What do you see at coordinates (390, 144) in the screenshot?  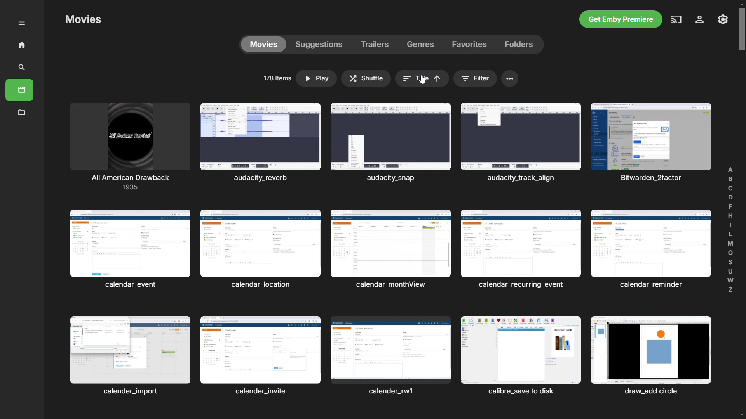 I see `` at bounding box center [390, 144].